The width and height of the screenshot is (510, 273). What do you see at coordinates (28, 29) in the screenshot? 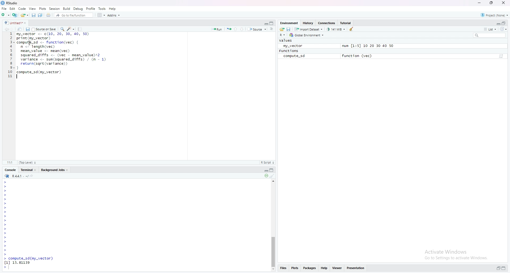
I see `Save current document (Ctrl + S)` at bounding box center [28, 29].